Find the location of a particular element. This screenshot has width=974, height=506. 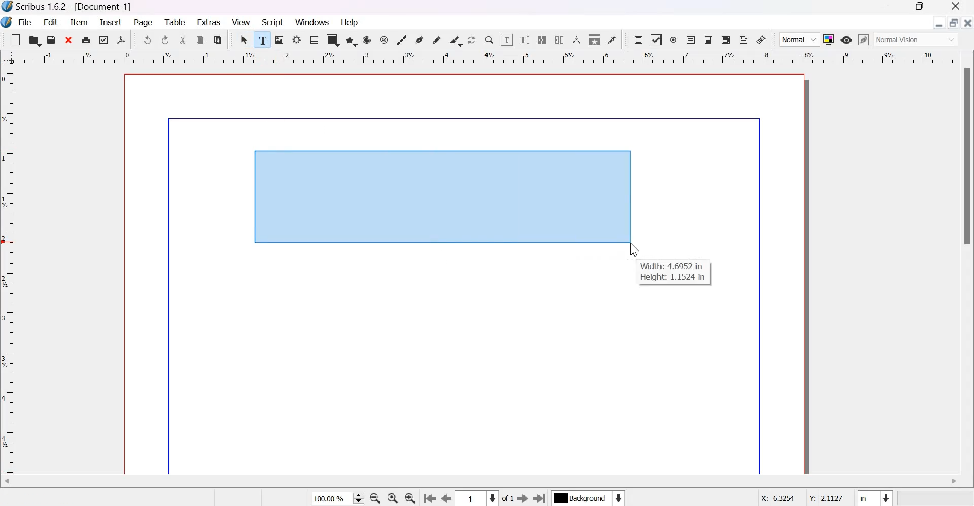

copy item properties is located at coordinates (595, 39).